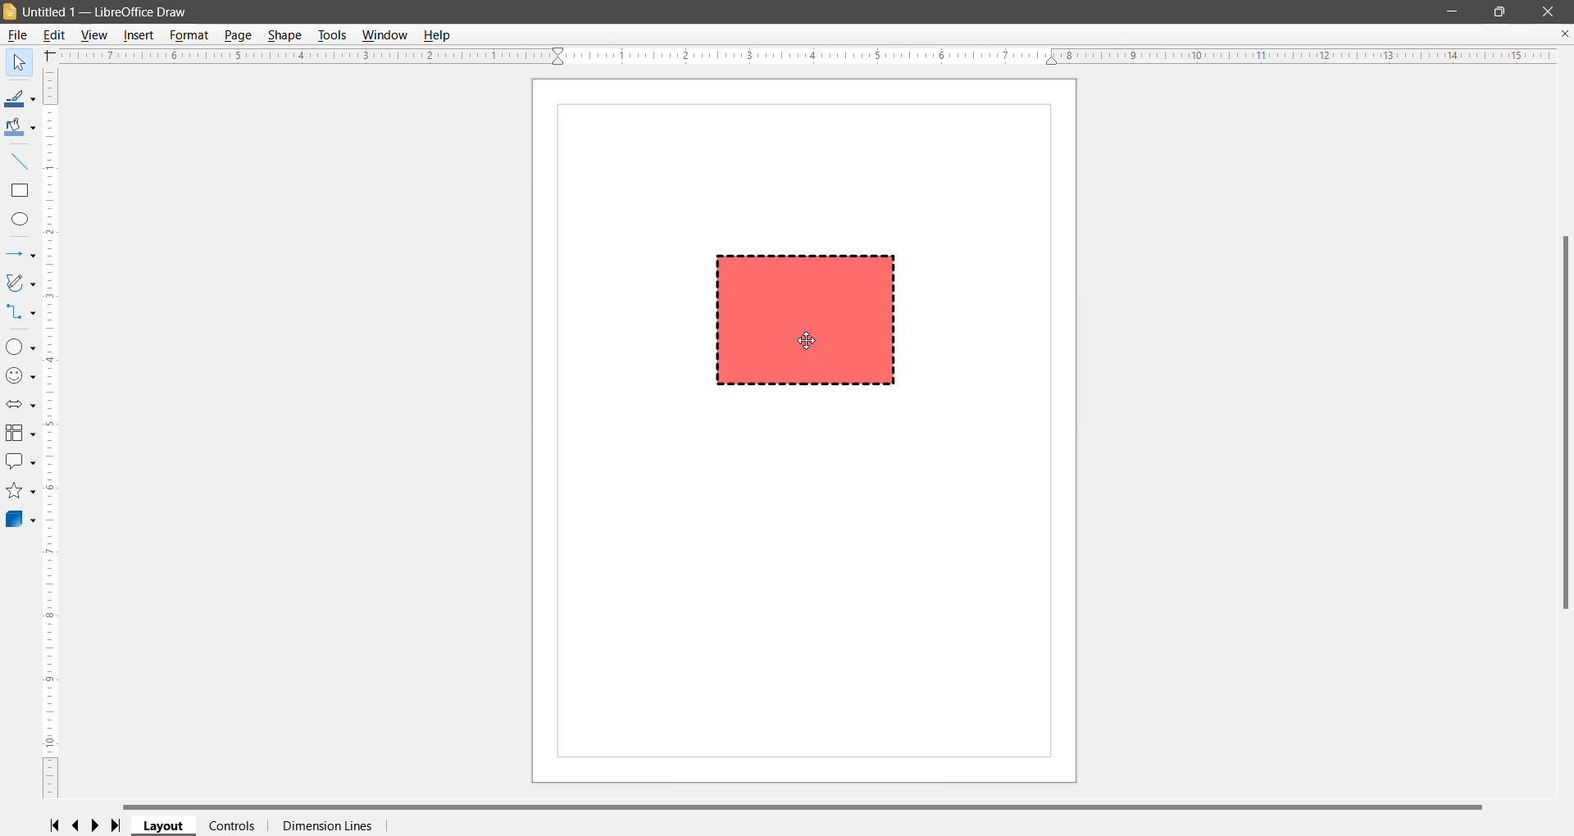 The height and width of the screenshot is (836, 1574). I want to click on Page, so click(239, 35).